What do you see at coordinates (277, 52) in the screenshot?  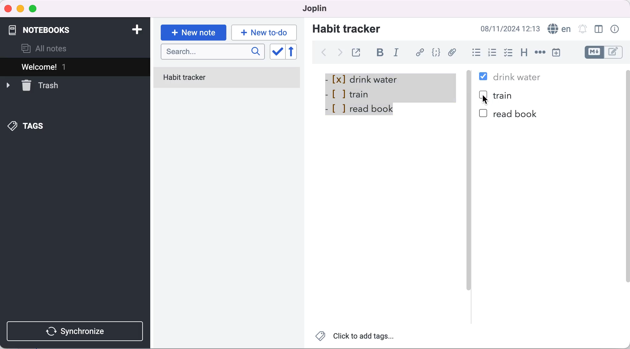 I see `toggle sort order field` at bounding box center [277, 52].